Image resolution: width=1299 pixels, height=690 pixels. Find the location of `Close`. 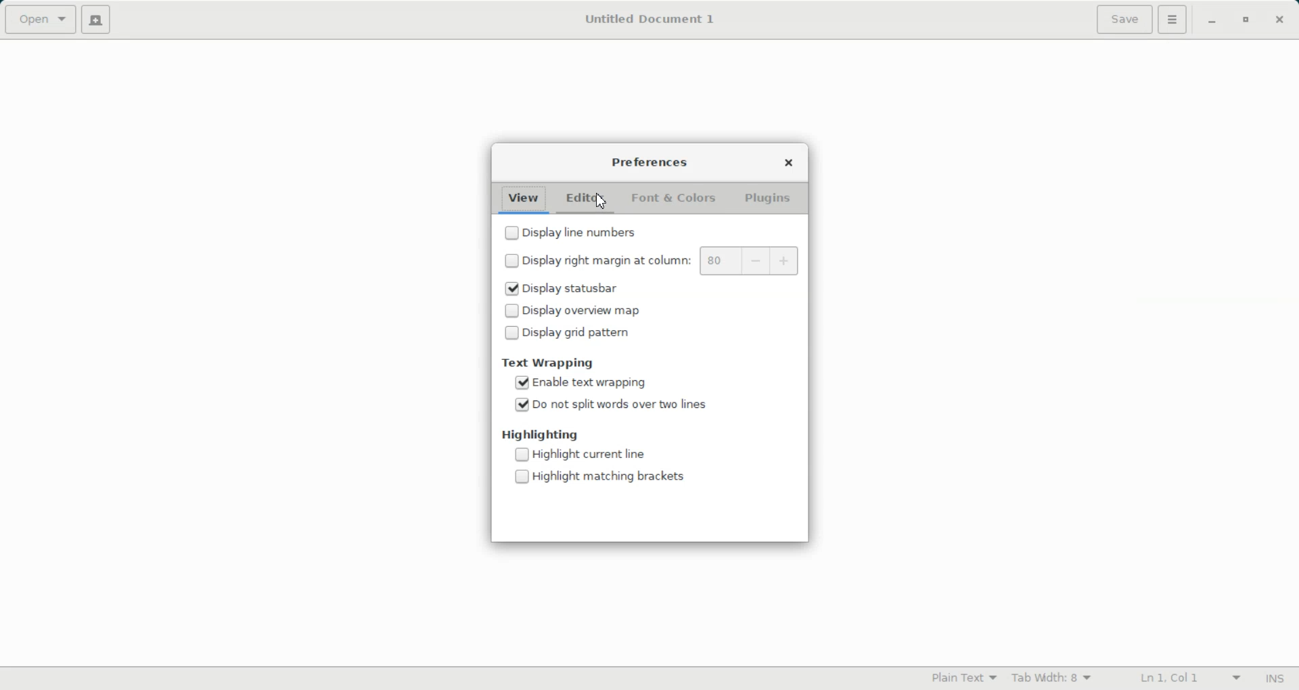

Close is located at coordinates (1279, 19).